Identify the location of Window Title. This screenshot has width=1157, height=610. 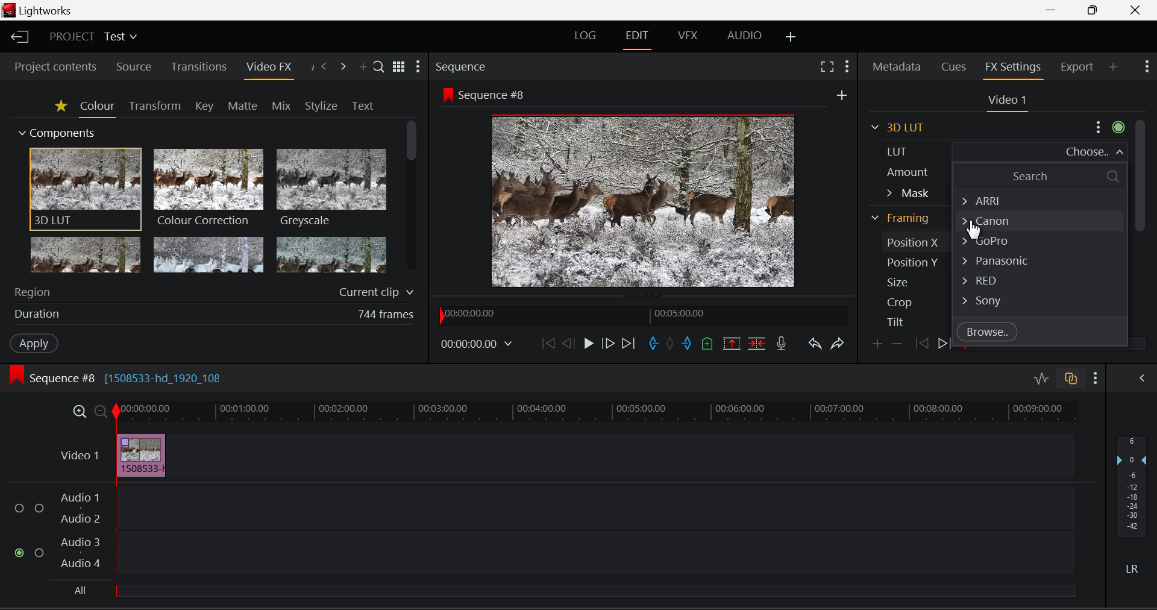
(40, 10).